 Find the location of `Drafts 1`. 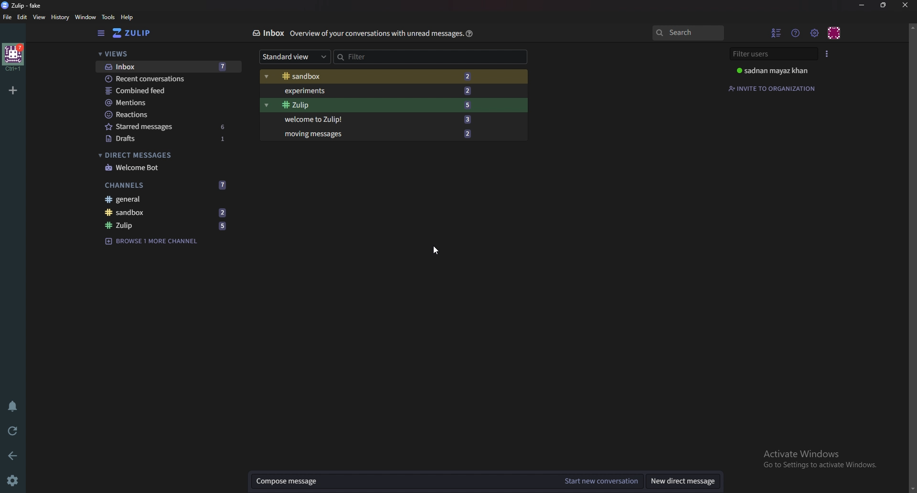

Drafts 1 is located at coordinates (166, 139).